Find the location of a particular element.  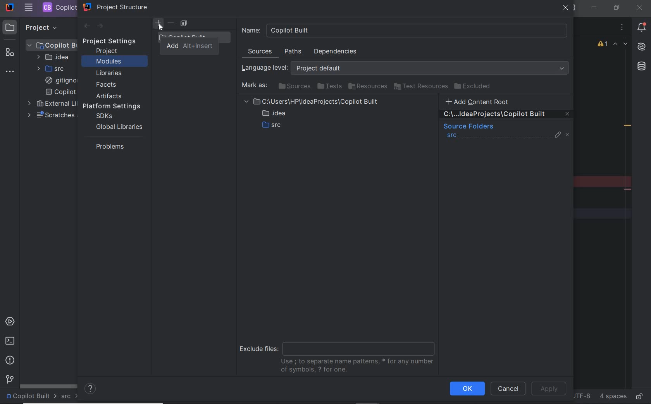

services is located at coordinates (11, 322).